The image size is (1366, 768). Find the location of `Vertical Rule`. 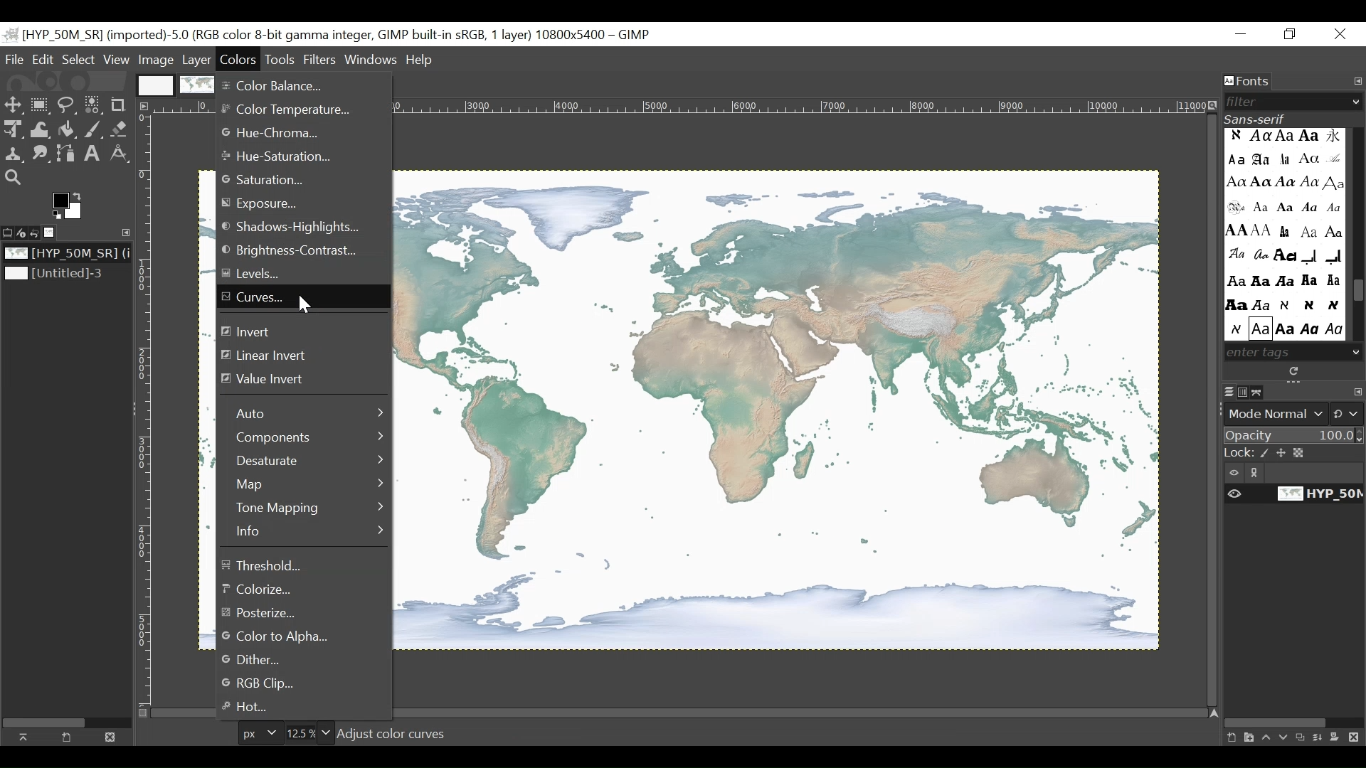

Vertical Rule is located at coordinates (144, 410).